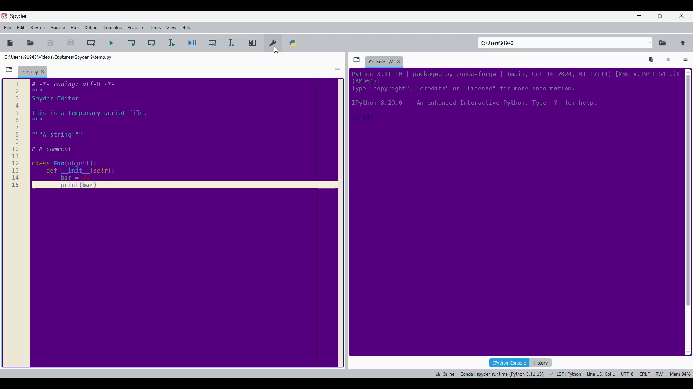 The image size is (693, 389). I want to click on Minimize, so click(640, 16).